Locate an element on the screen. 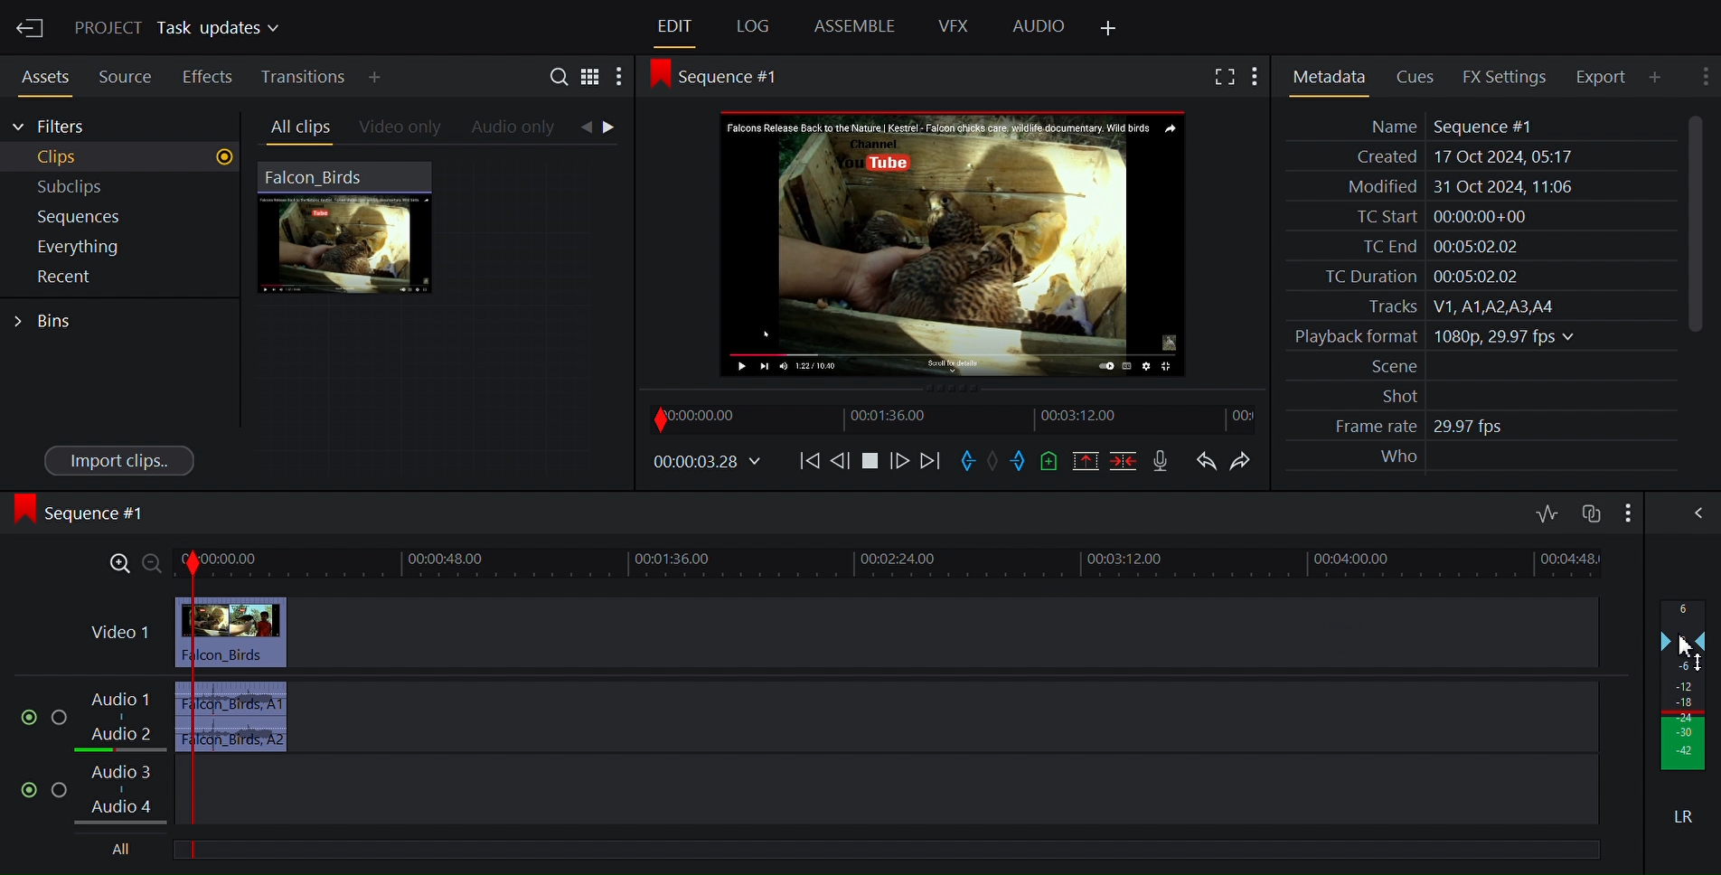  Clip Thumbnail is located at coordinates (440, 315).